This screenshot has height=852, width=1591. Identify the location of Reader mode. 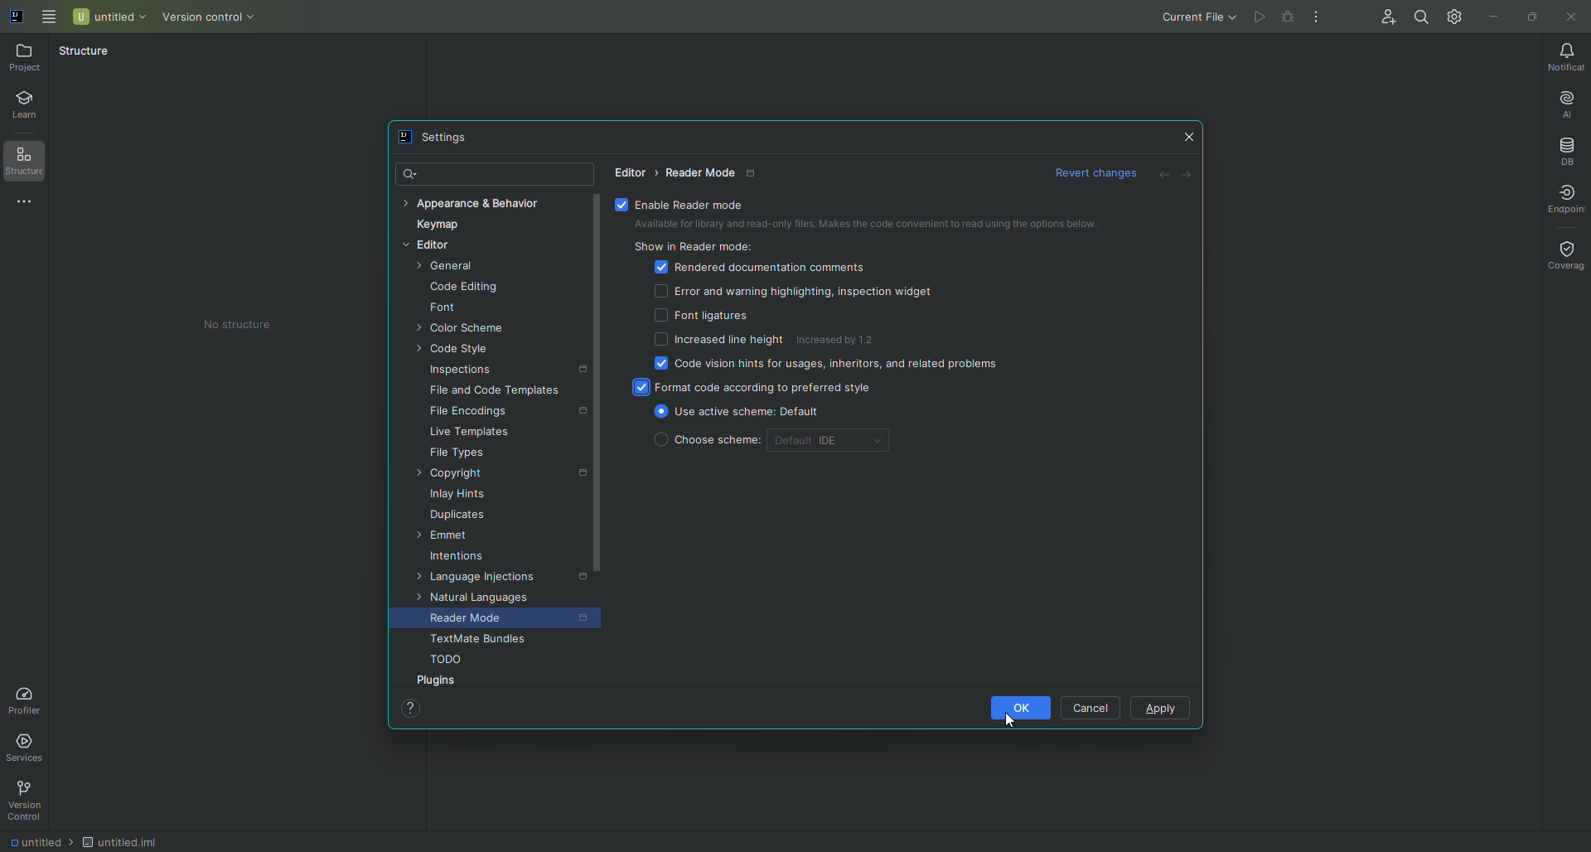
(713, 173).